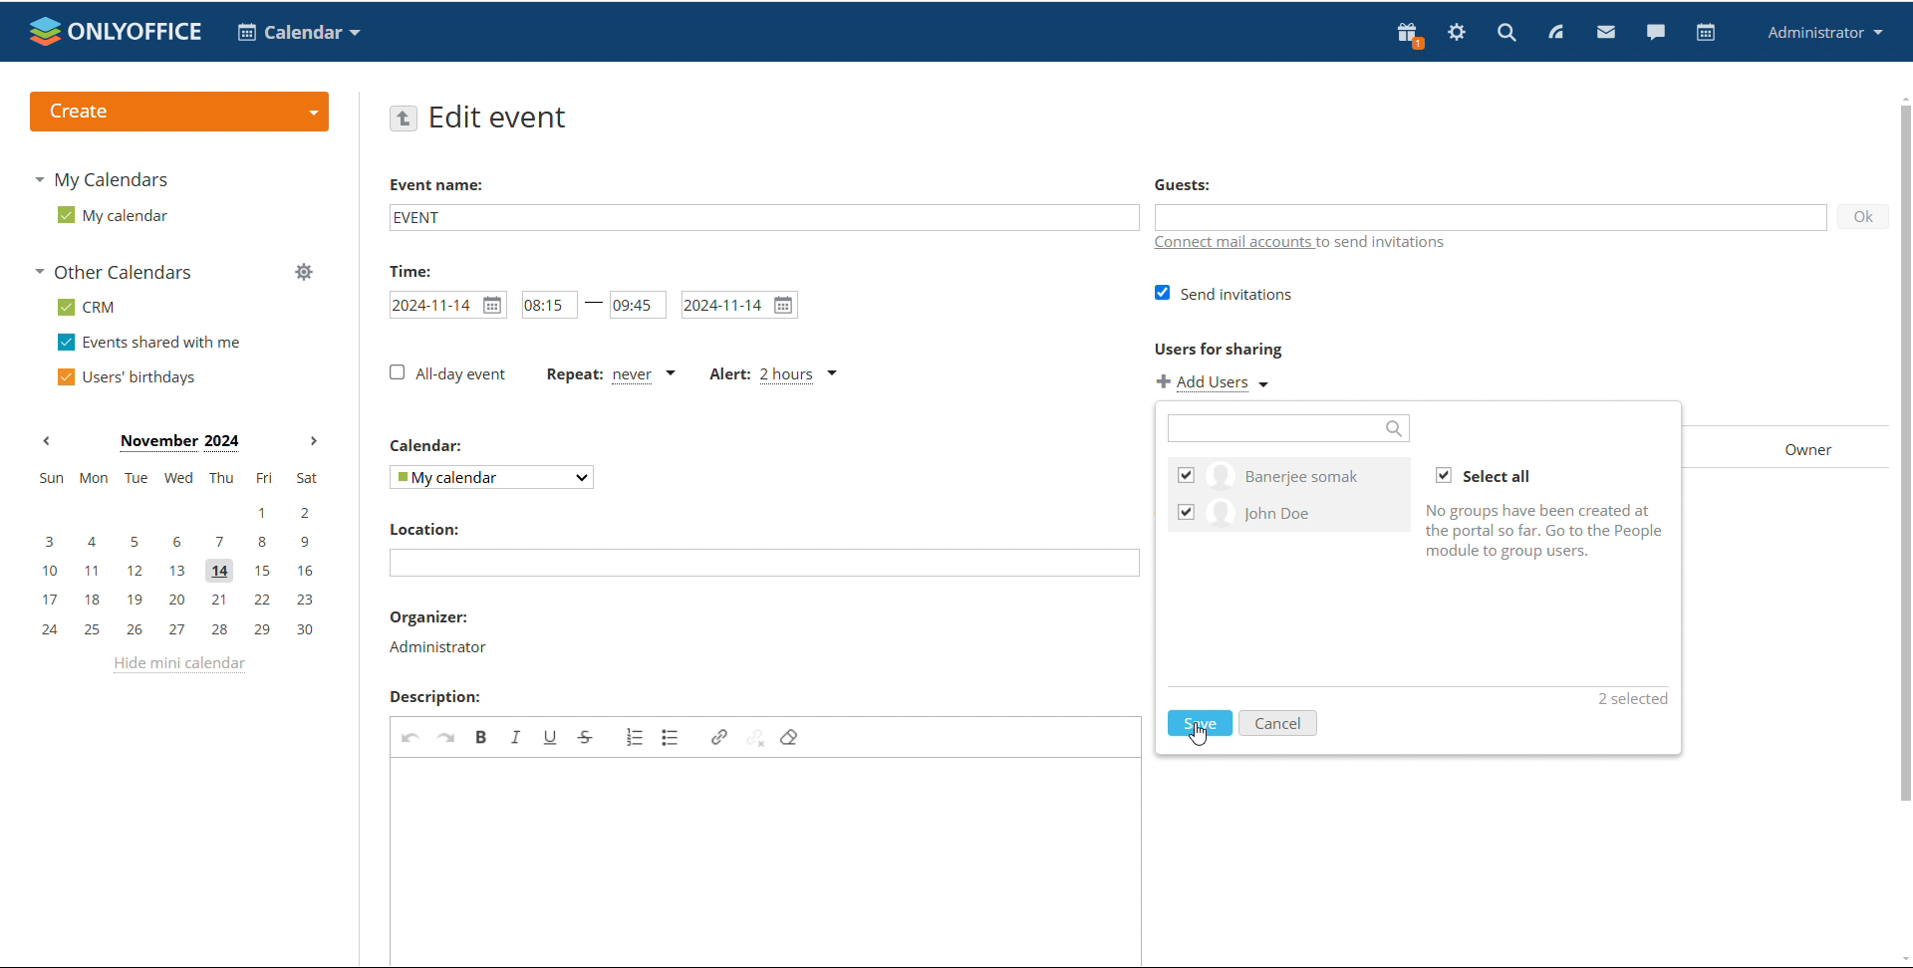 The image size is (1913, 968). Describe the element at coordinates (1554, 33) in the screenshot. I see `feed` at that location.